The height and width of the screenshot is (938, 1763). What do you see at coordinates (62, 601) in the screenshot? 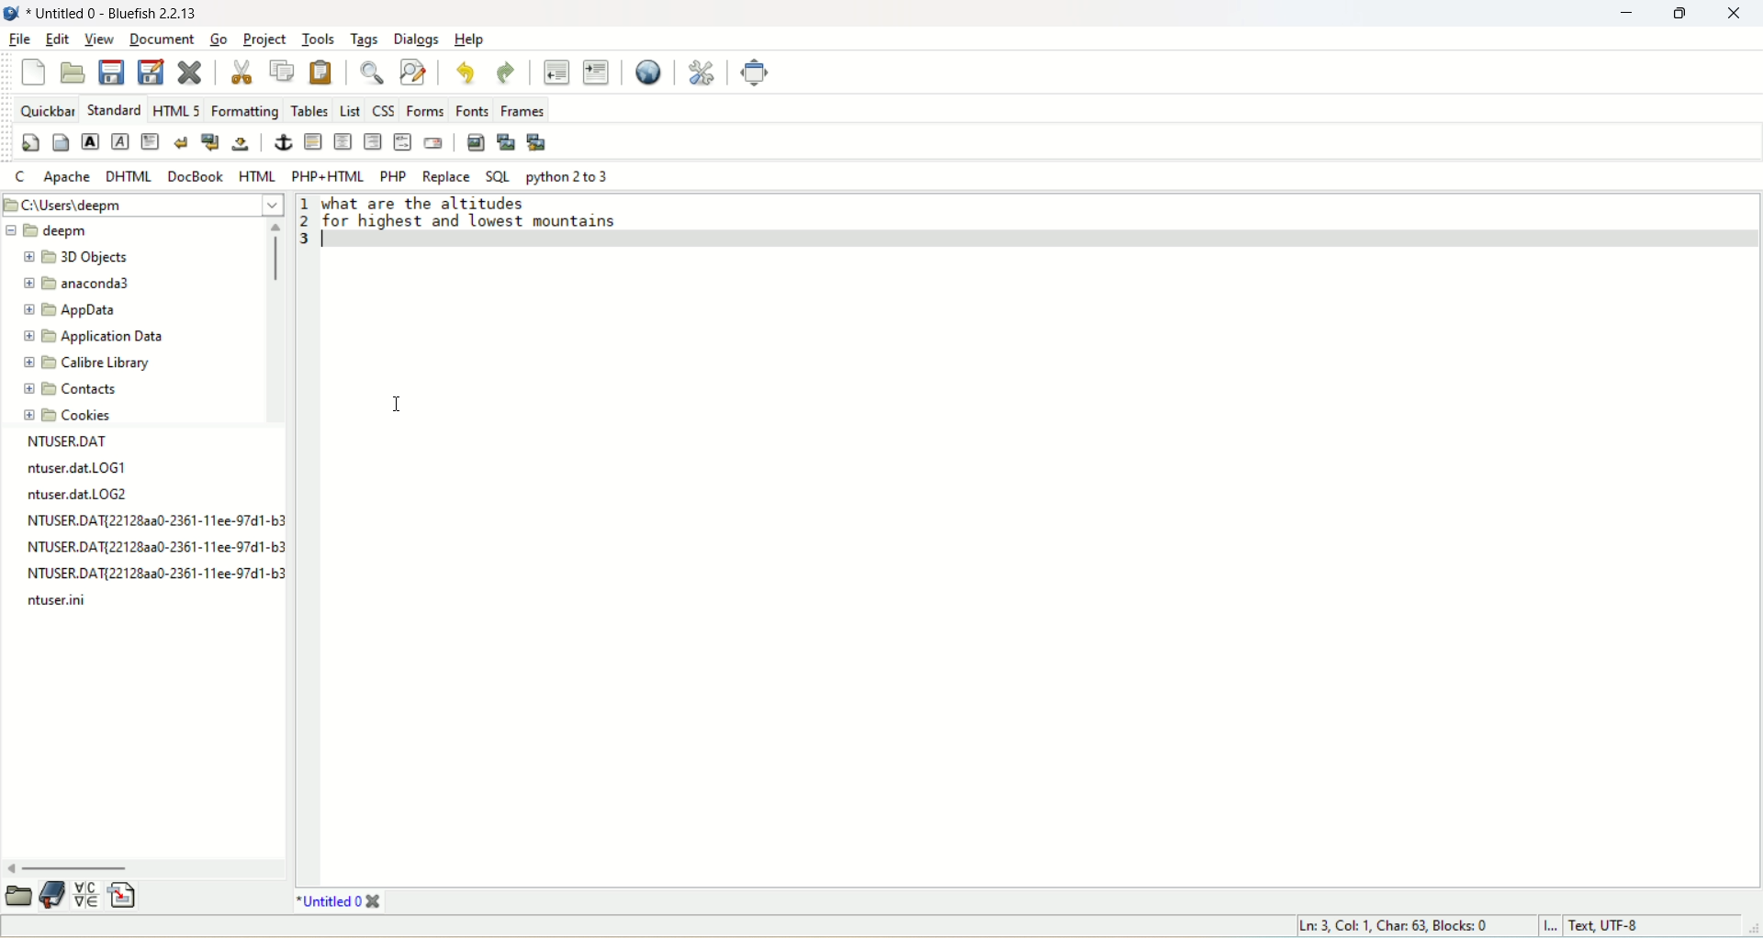
I see `ntuser.ini.` at bounding box center [62, 601].